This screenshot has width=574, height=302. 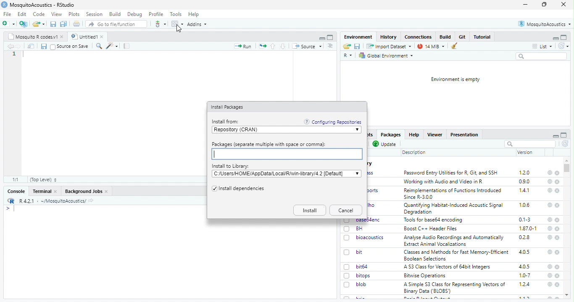 I want to click on 405, so click(x=525, y=252).